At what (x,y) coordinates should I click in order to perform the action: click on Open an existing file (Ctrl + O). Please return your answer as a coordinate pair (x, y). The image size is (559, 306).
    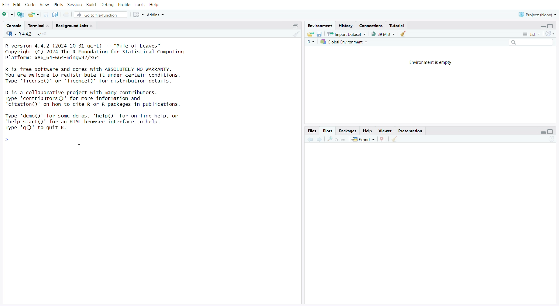
    Looking at the image, I should click on (33, 15).